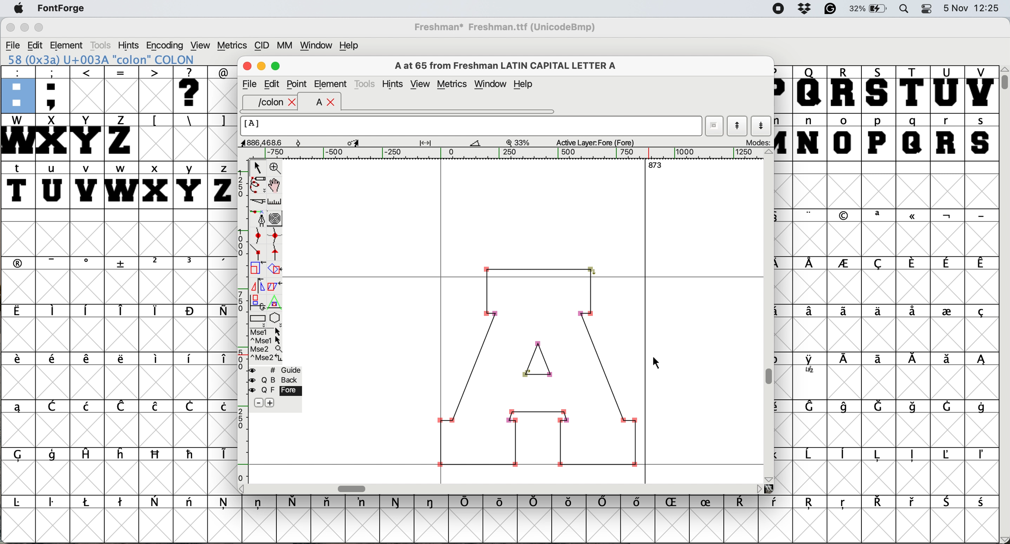 The height and width of the screenshot is (544, 1010). I want to click on \, so click(190, 120).